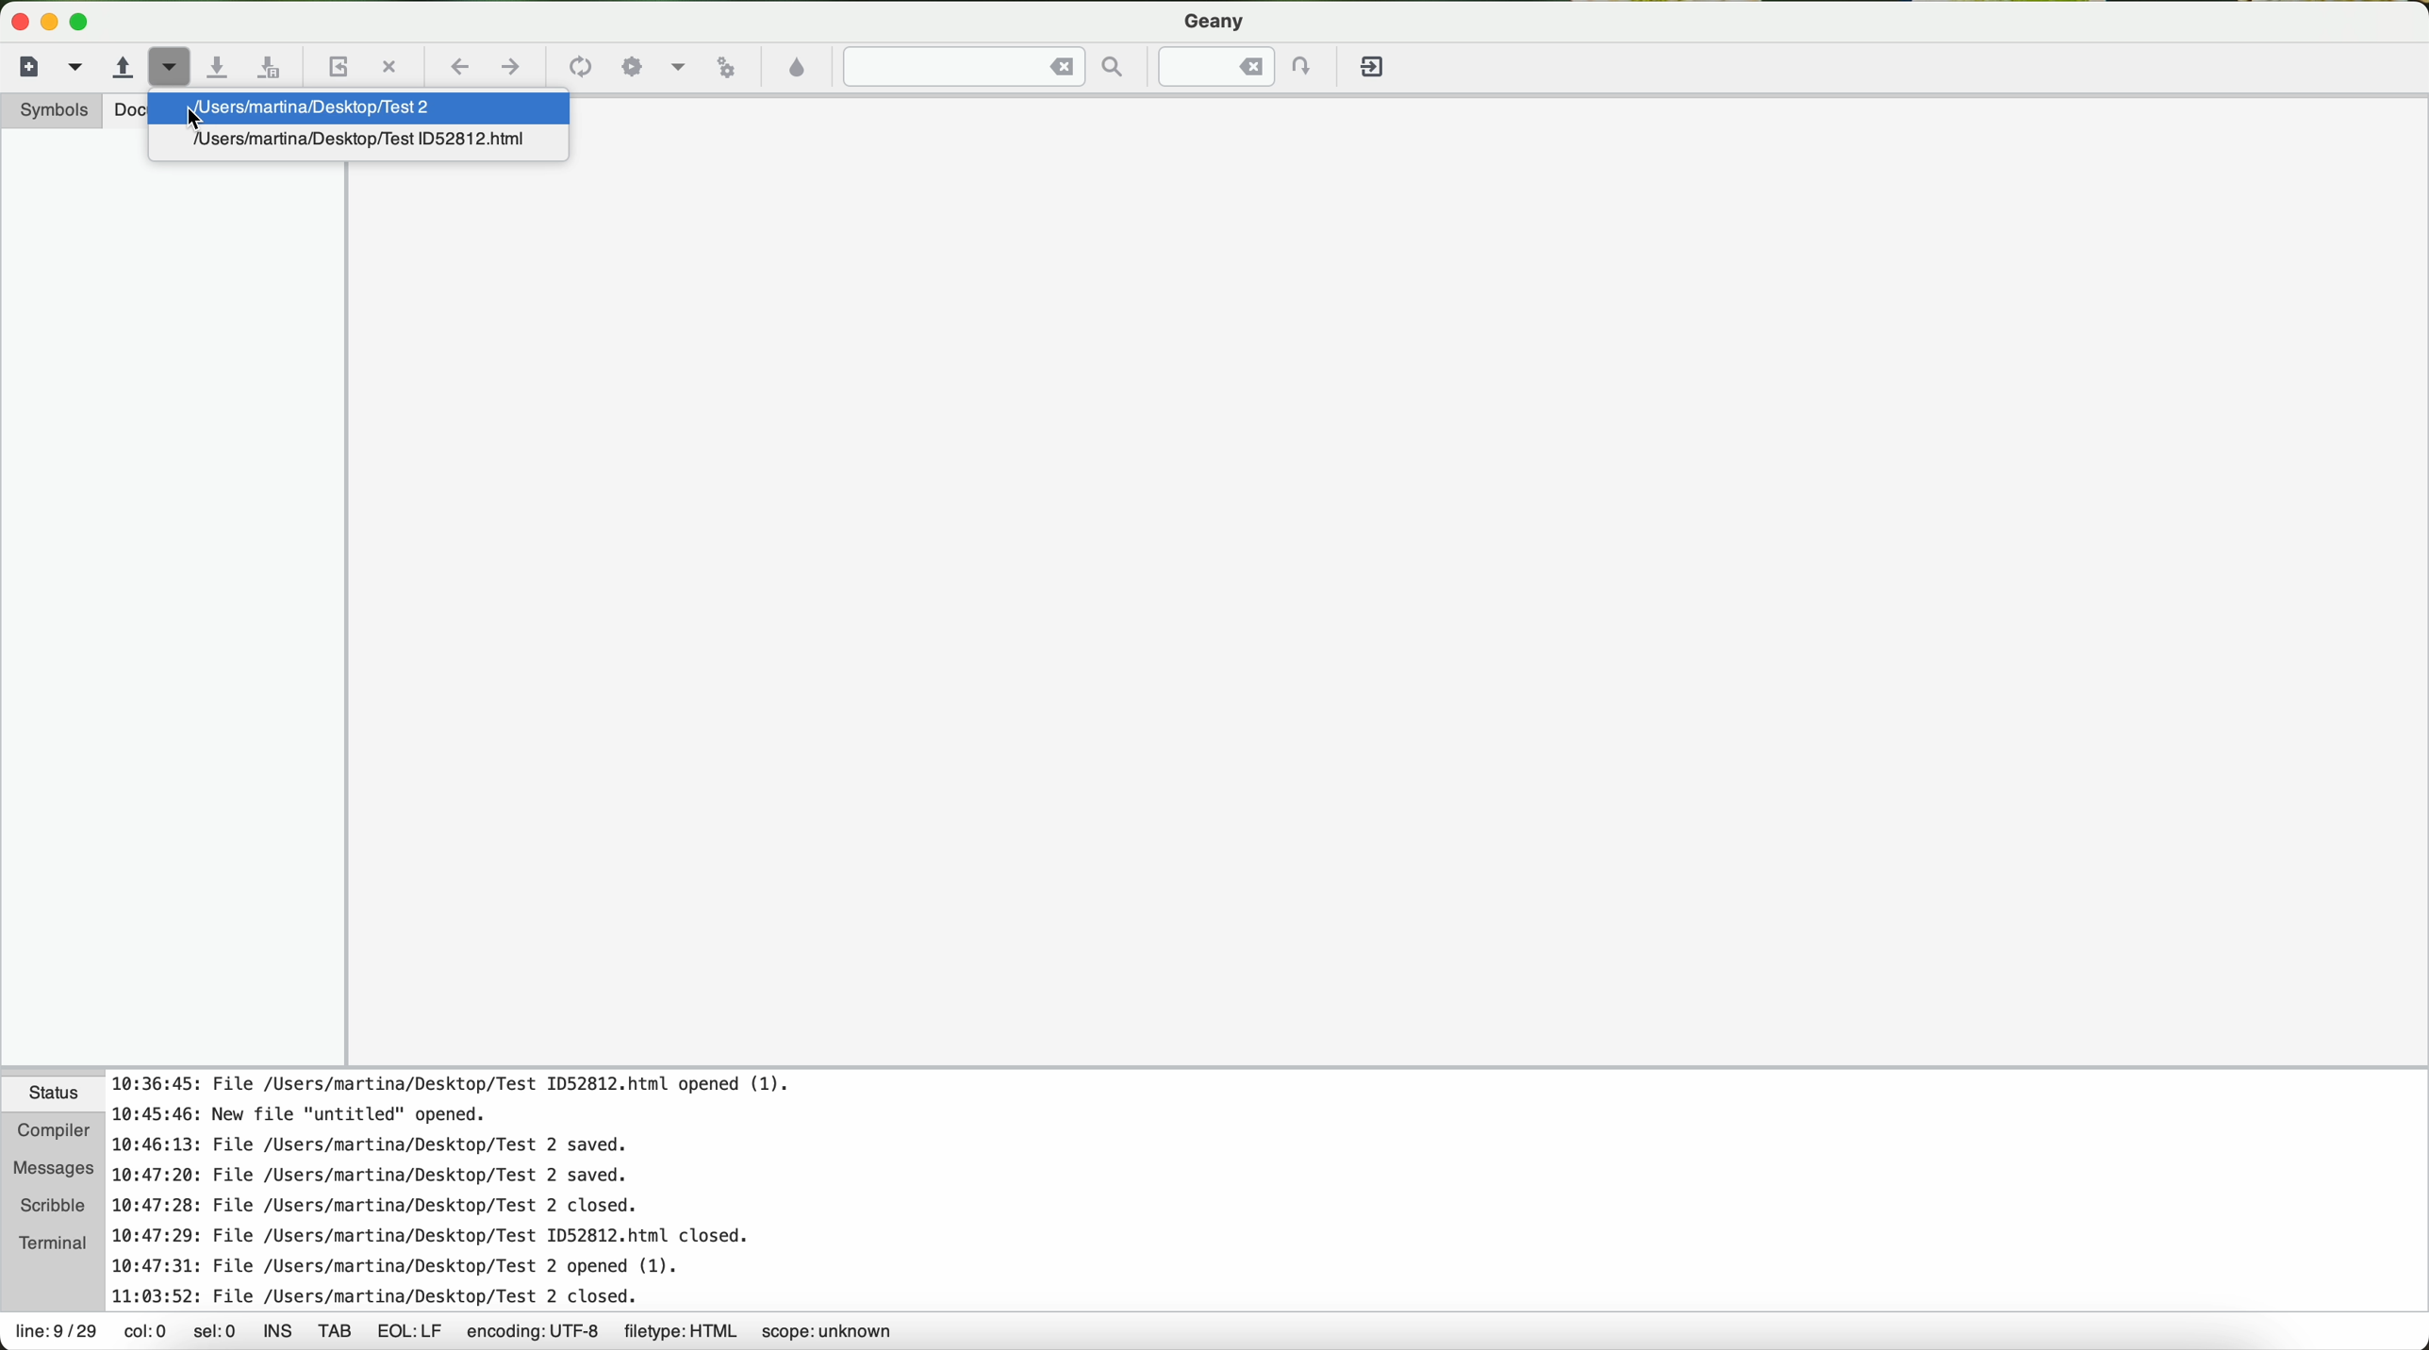 The width and height of the screenshot is (2429, 1350). I want to click on Geany, so click(1215, 19).